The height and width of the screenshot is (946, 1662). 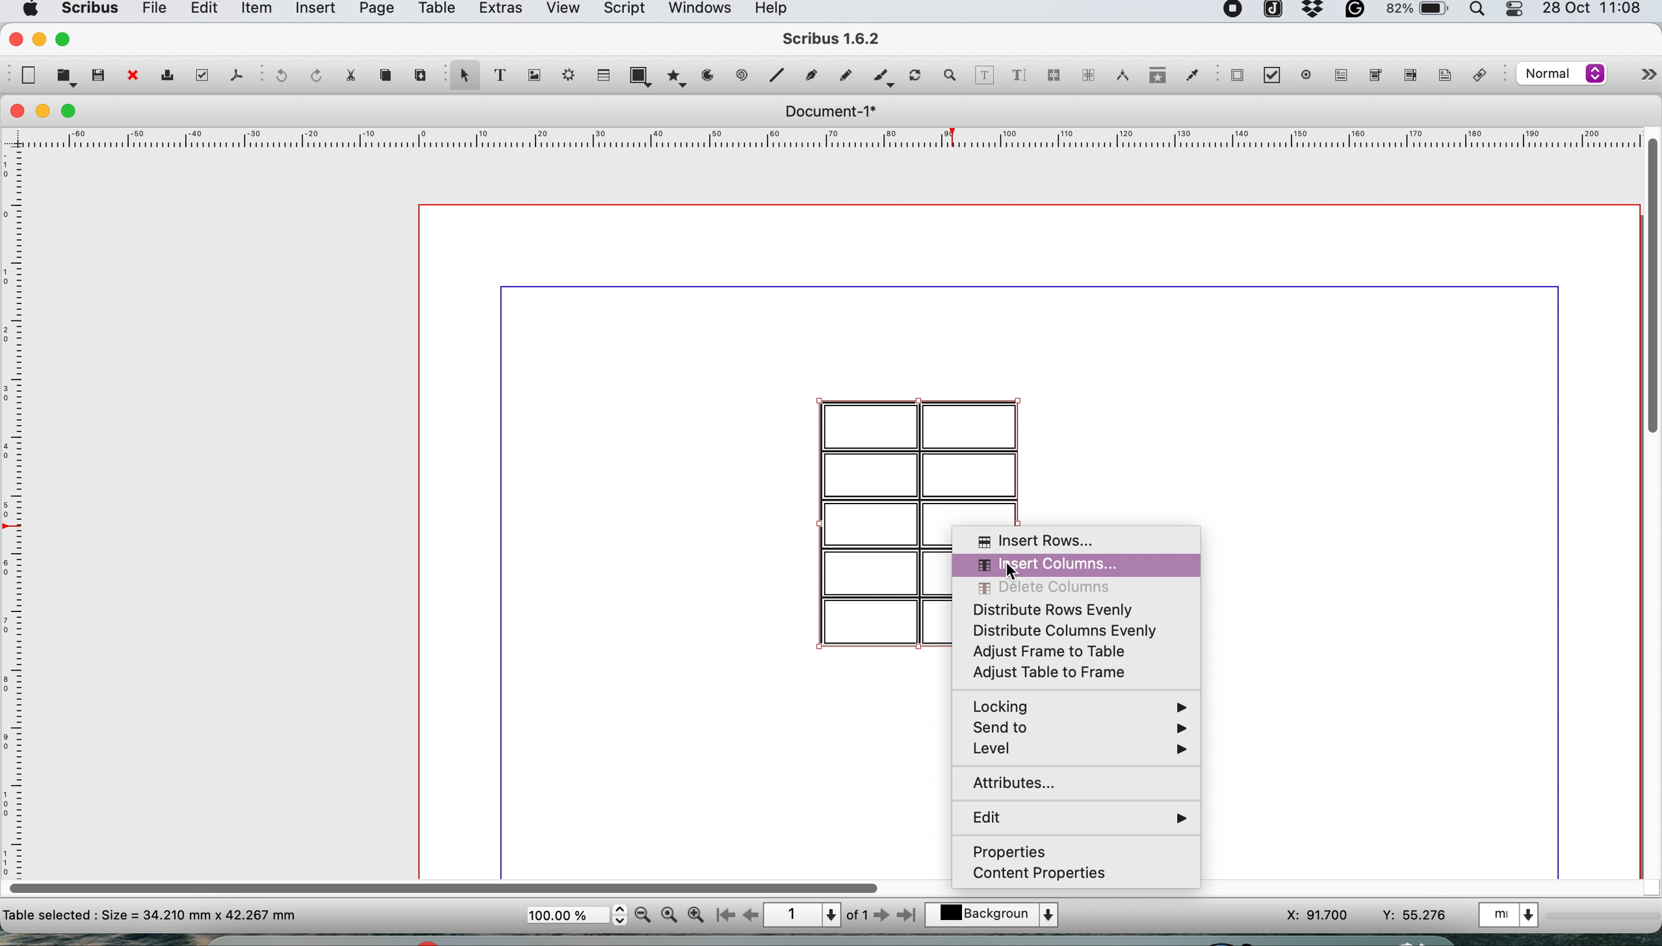 I want to click on grammarly, so click(x=1357, y=13).